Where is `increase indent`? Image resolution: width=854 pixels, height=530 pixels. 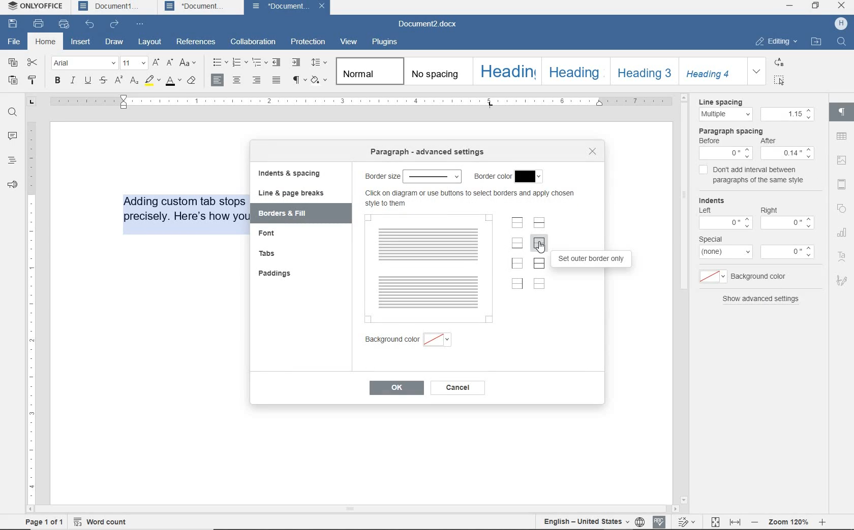 increase indent is located at coordinates (297, 63).